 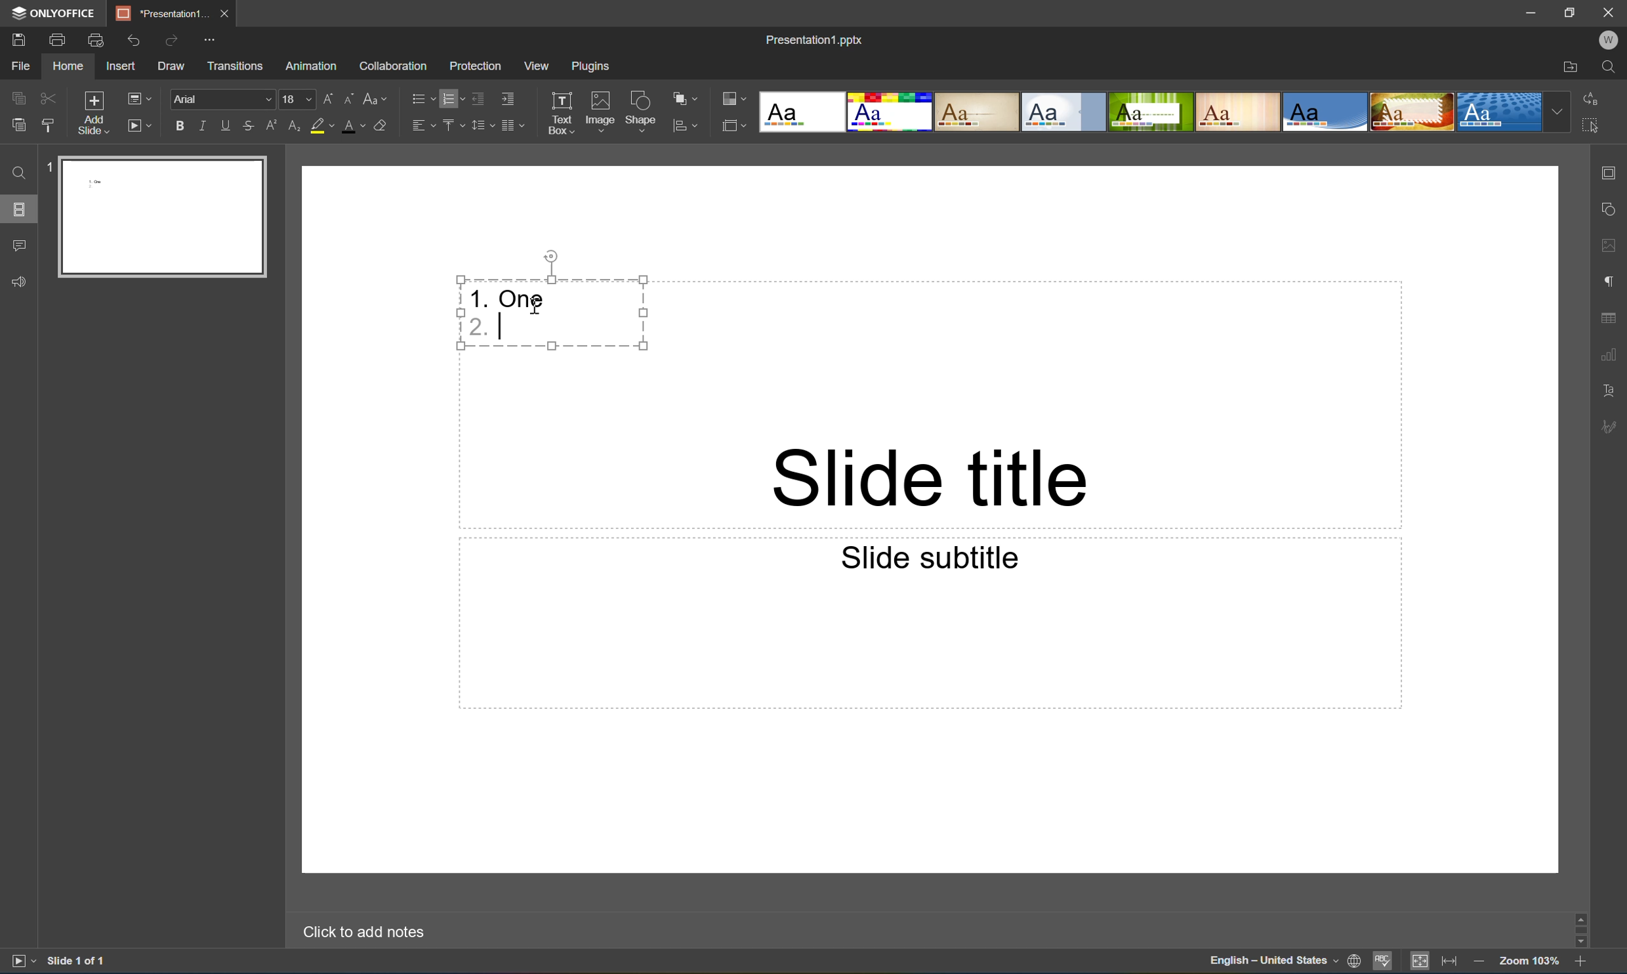 What do you see at coordinates (688, 127) in the screenshot?
I see `Align shape` at bounding box center [688, 127].